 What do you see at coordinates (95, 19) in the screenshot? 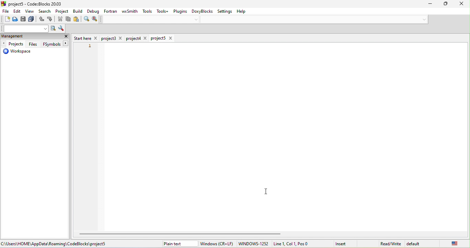
I see `replace` at bounding box center [95, 19].